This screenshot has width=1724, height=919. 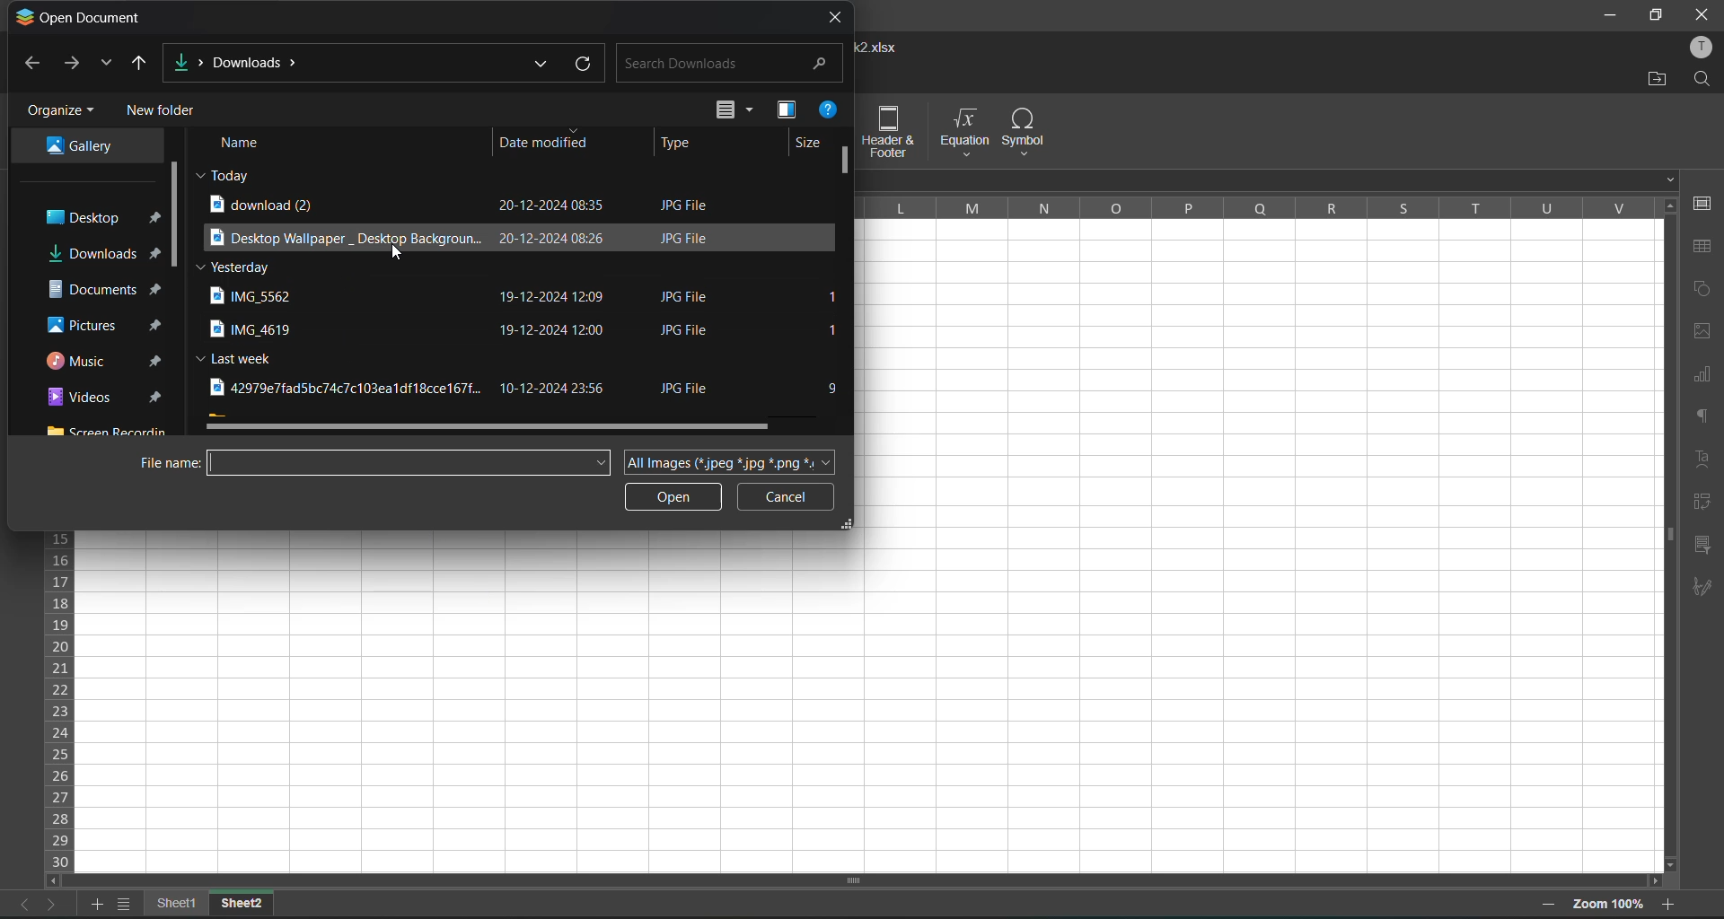 I want to click on close tab, so click(x=839, y=16).